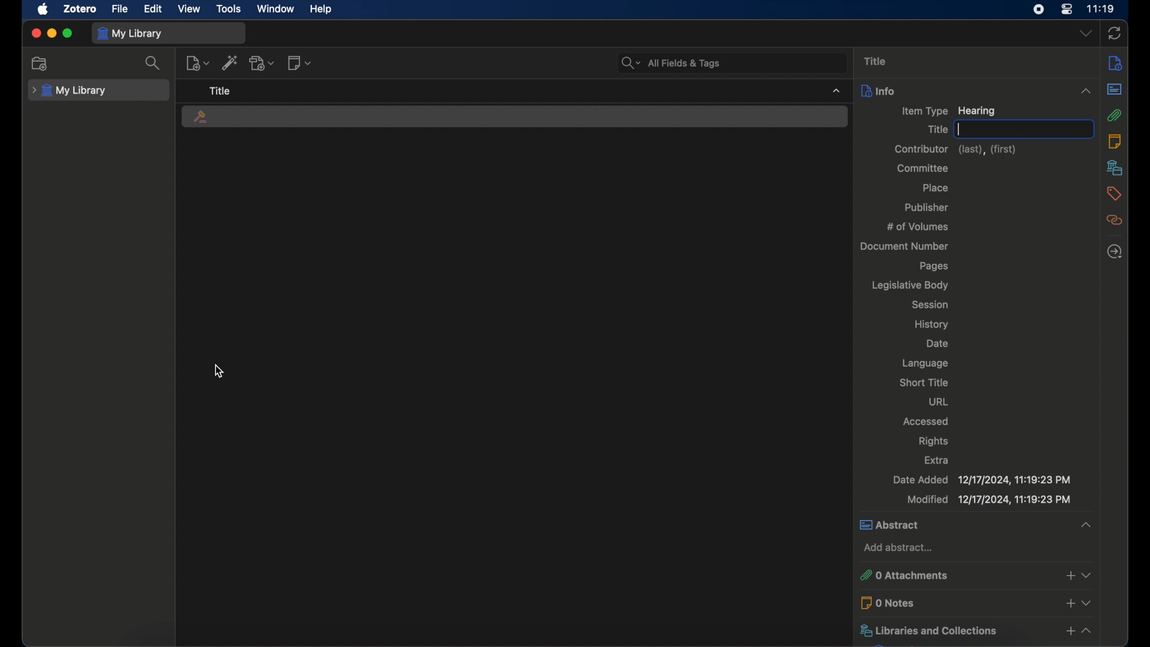 This screenshot has width=1150, height=647. Describe the element at coordinates (202, 118) in the screenshot. I see `hearing` at that location.